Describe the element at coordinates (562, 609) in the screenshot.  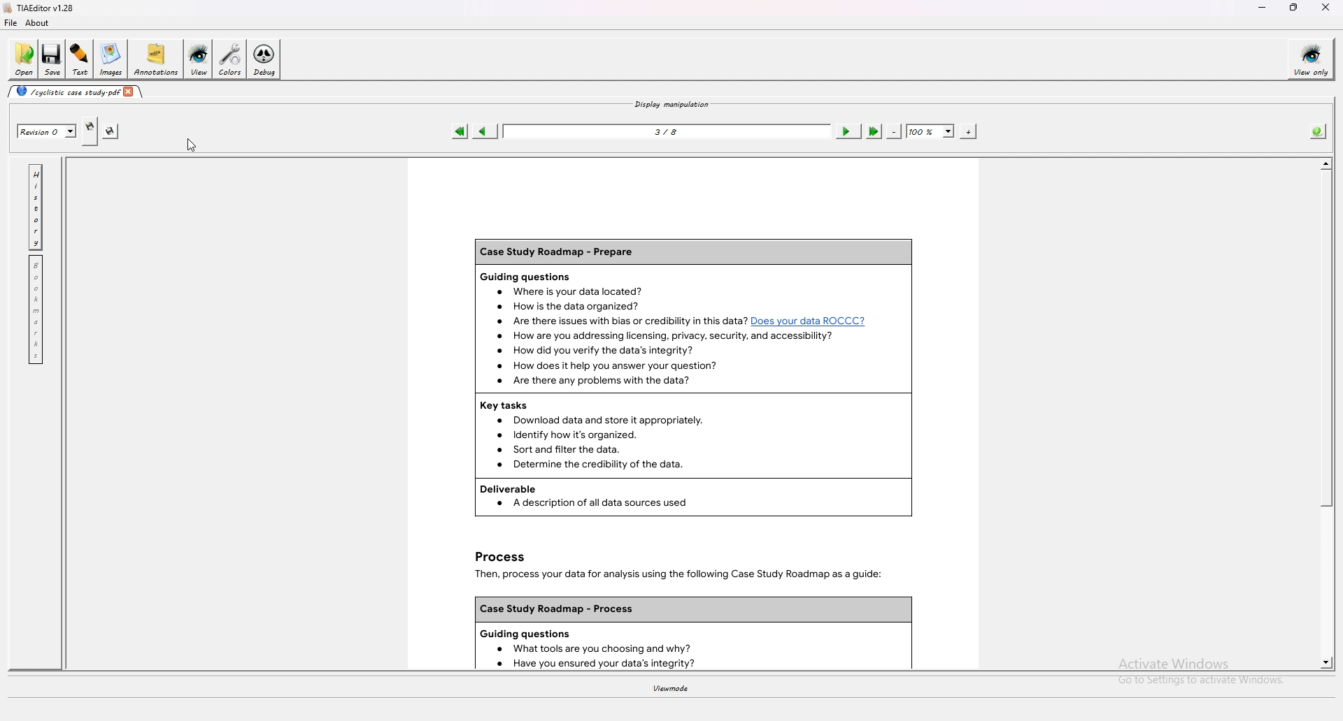
I see `Case Study Roadmap - Process` at that location.